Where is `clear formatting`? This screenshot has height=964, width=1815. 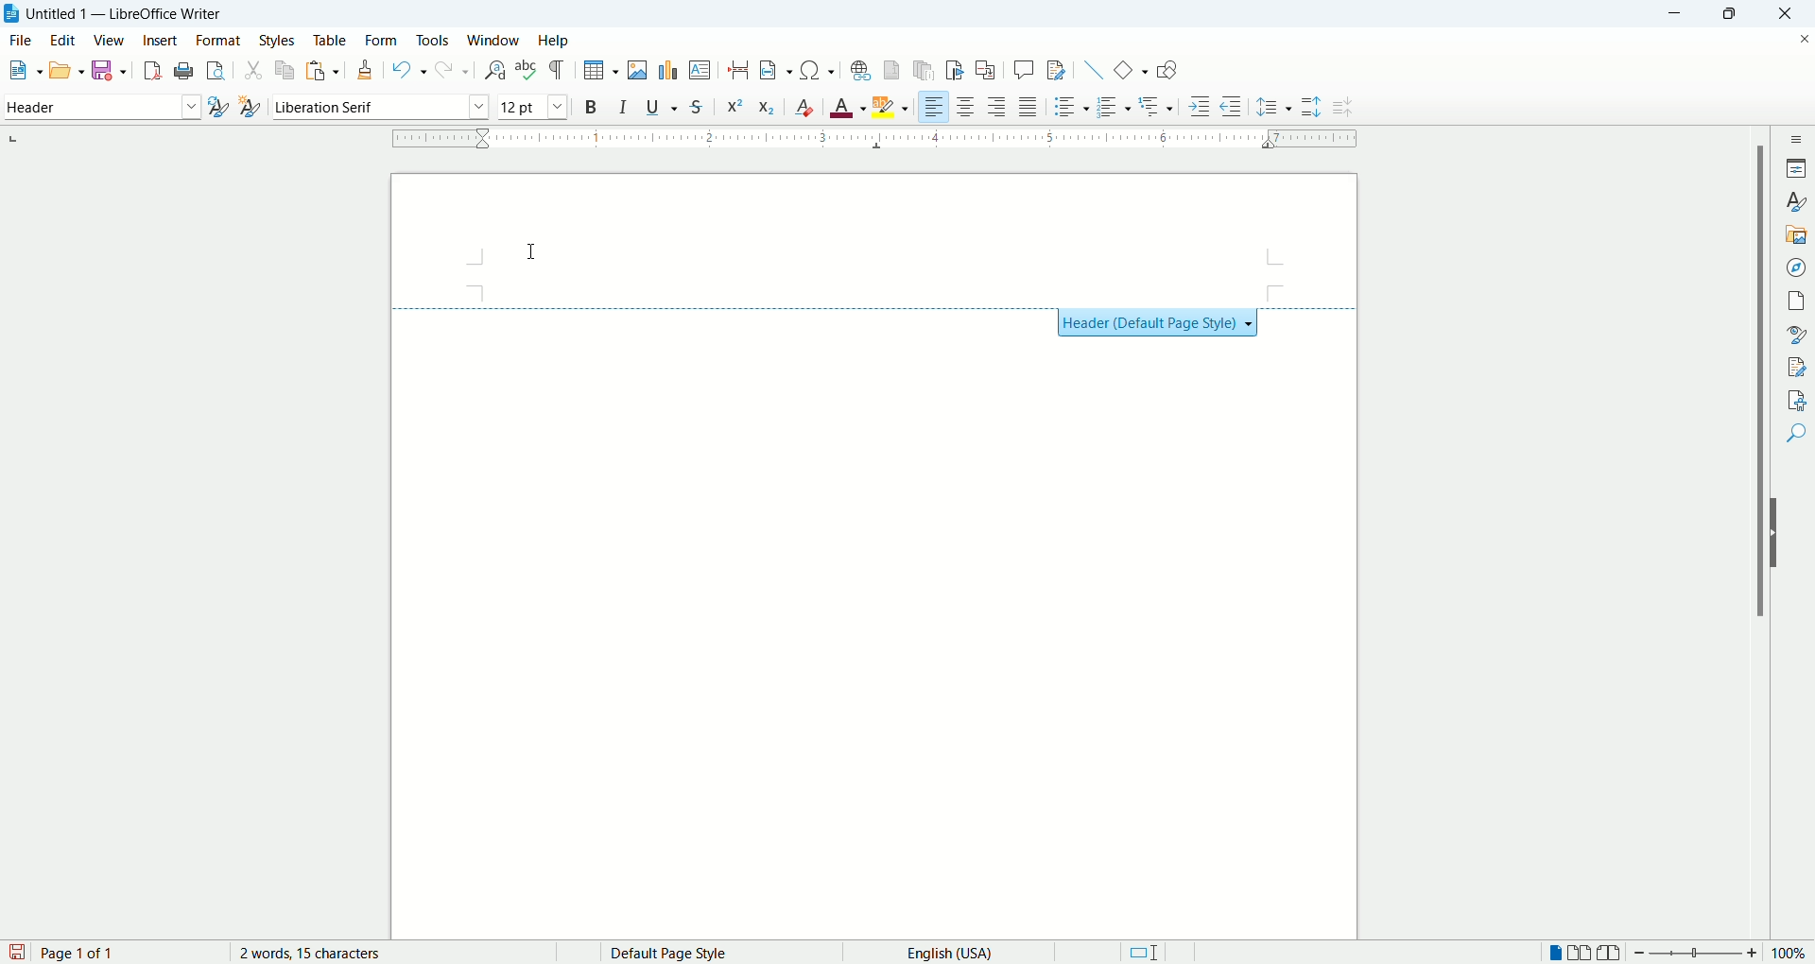
clear formatting is located at coordinates (804, 107).